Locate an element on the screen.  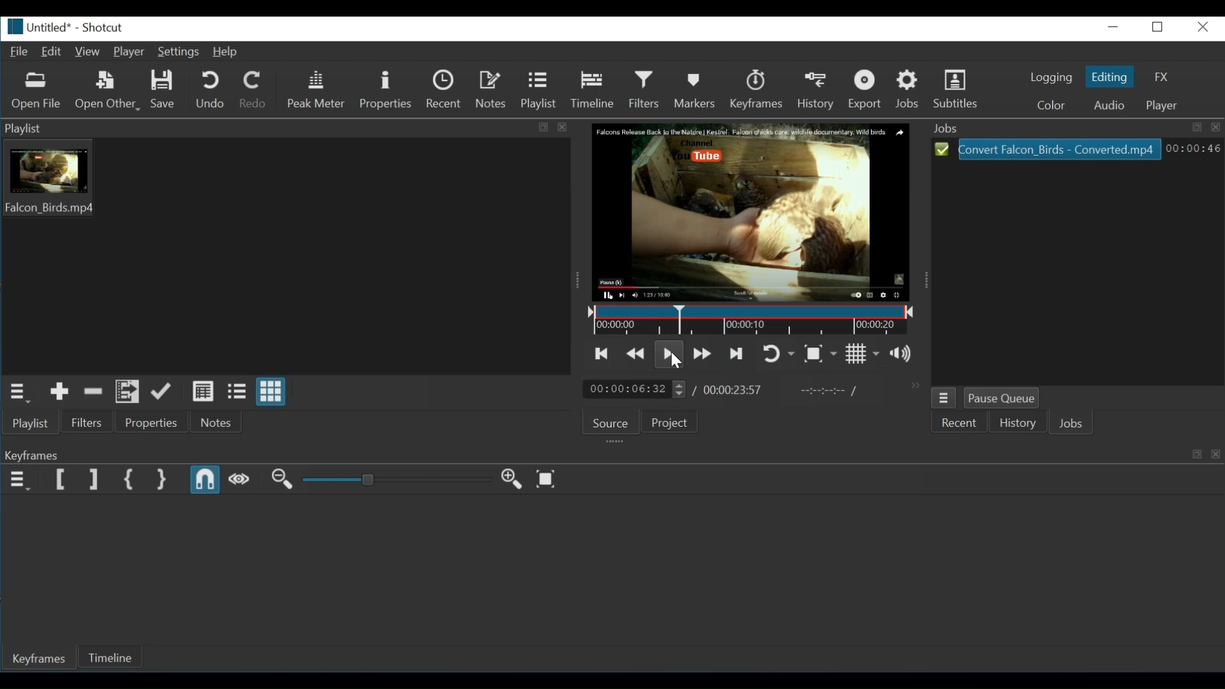
Add the Source to the playlist is located at coordinates (57, 392).